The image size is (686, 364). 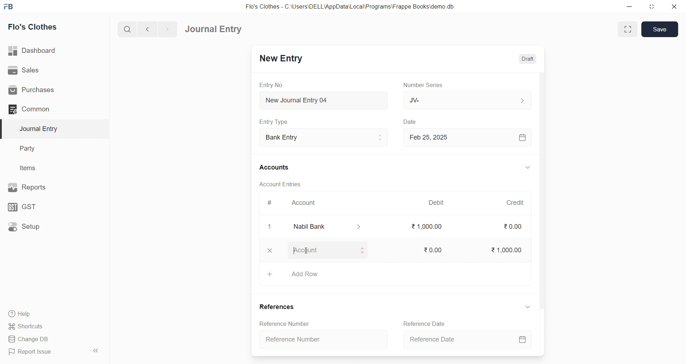 What do you see at coordinates (394, 277) in the screenshot?
I see `Add Row ` at bounding box center [394, 277].